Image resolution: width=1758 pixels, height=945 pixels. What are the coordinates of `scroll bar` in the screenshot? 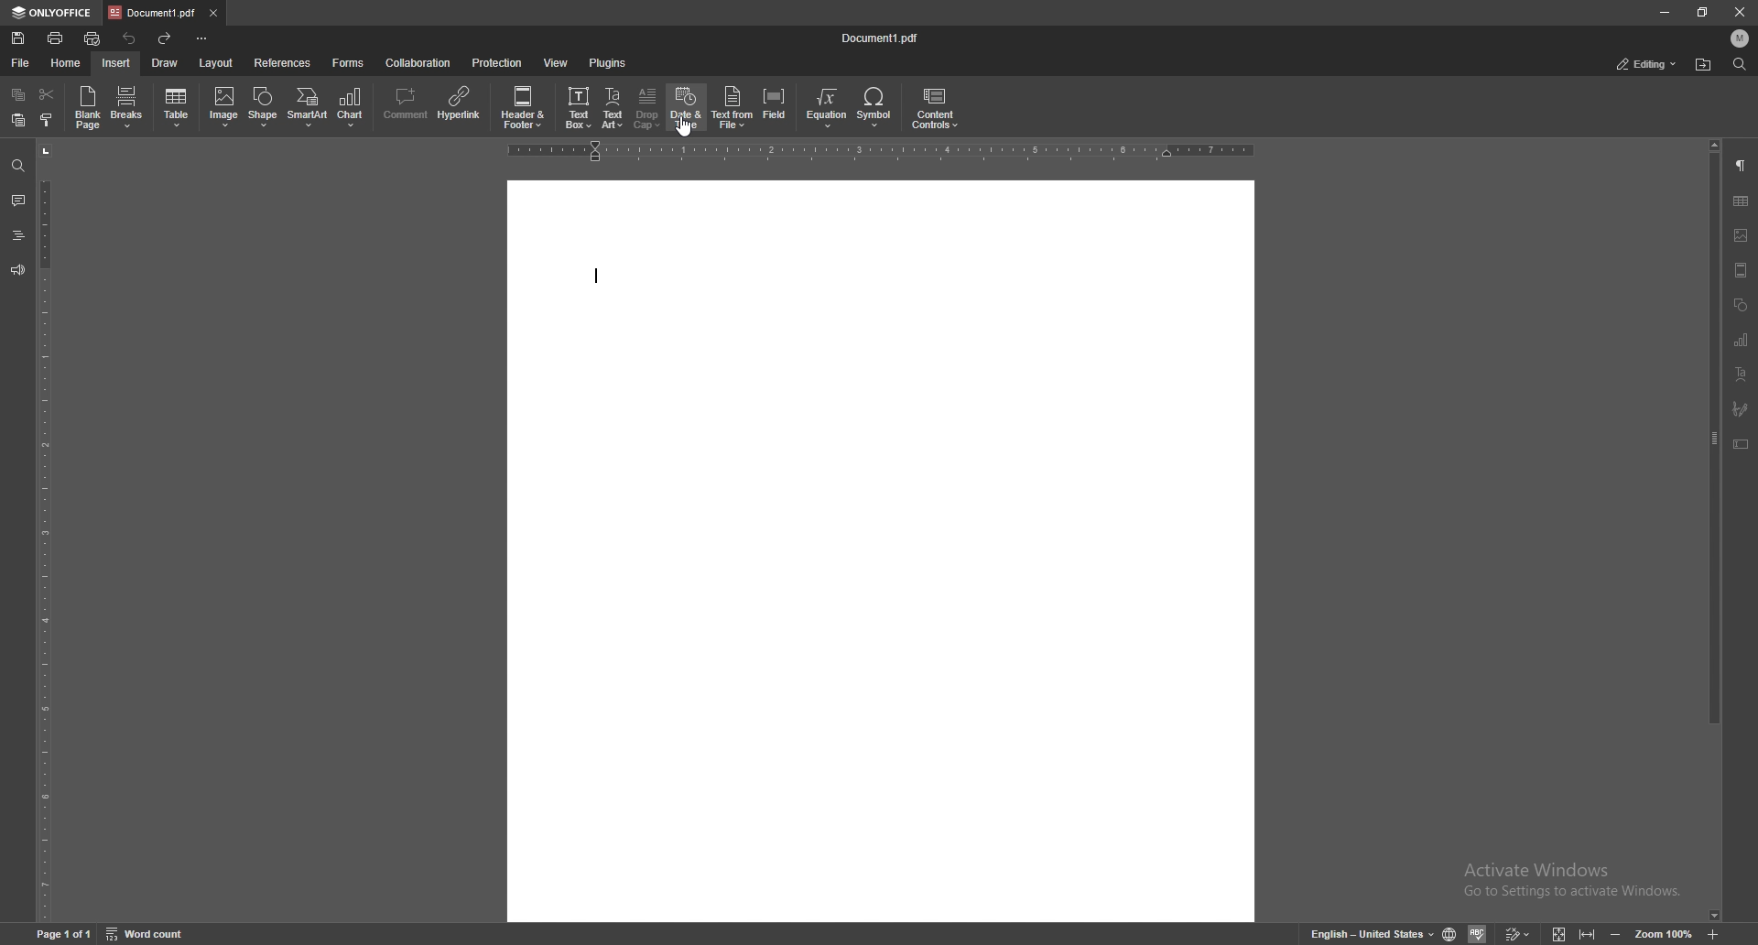 It's located at (1712, 530).